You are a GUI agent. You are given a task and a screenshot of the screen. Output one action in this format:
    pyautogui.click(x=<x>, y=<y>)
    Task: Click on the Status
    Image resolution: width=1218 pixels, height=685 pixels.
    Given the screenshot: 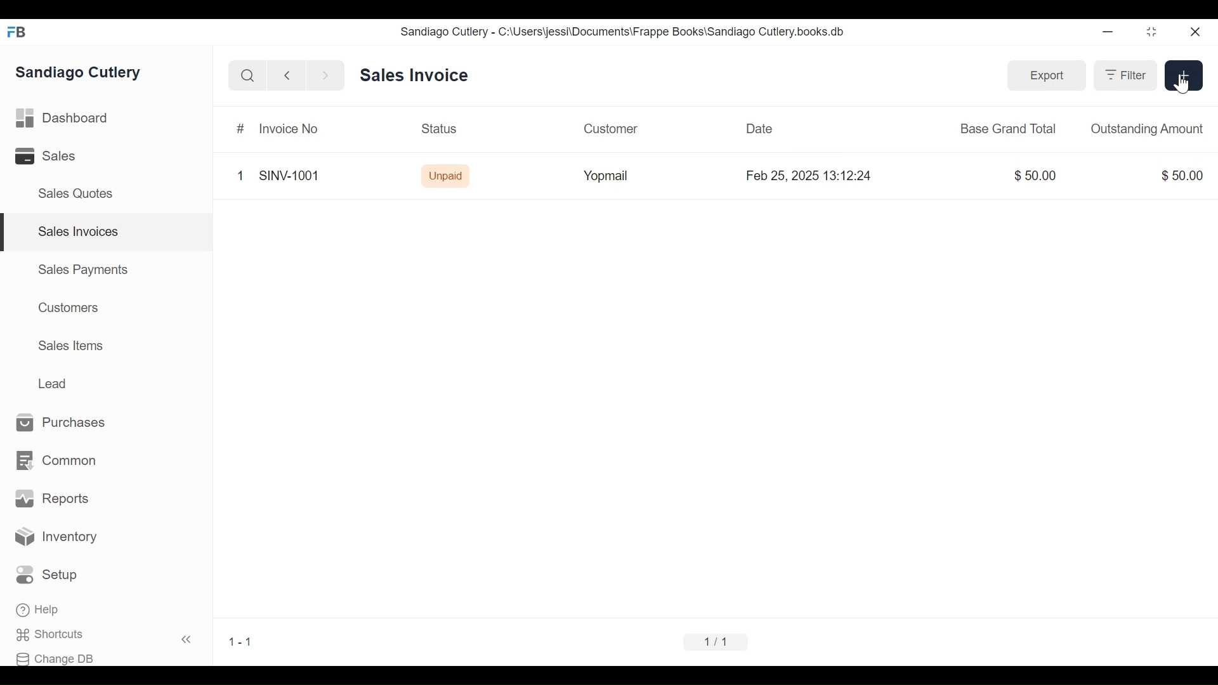 What is the action you would take?
    pyautogui.click(x=439, y=129)
    